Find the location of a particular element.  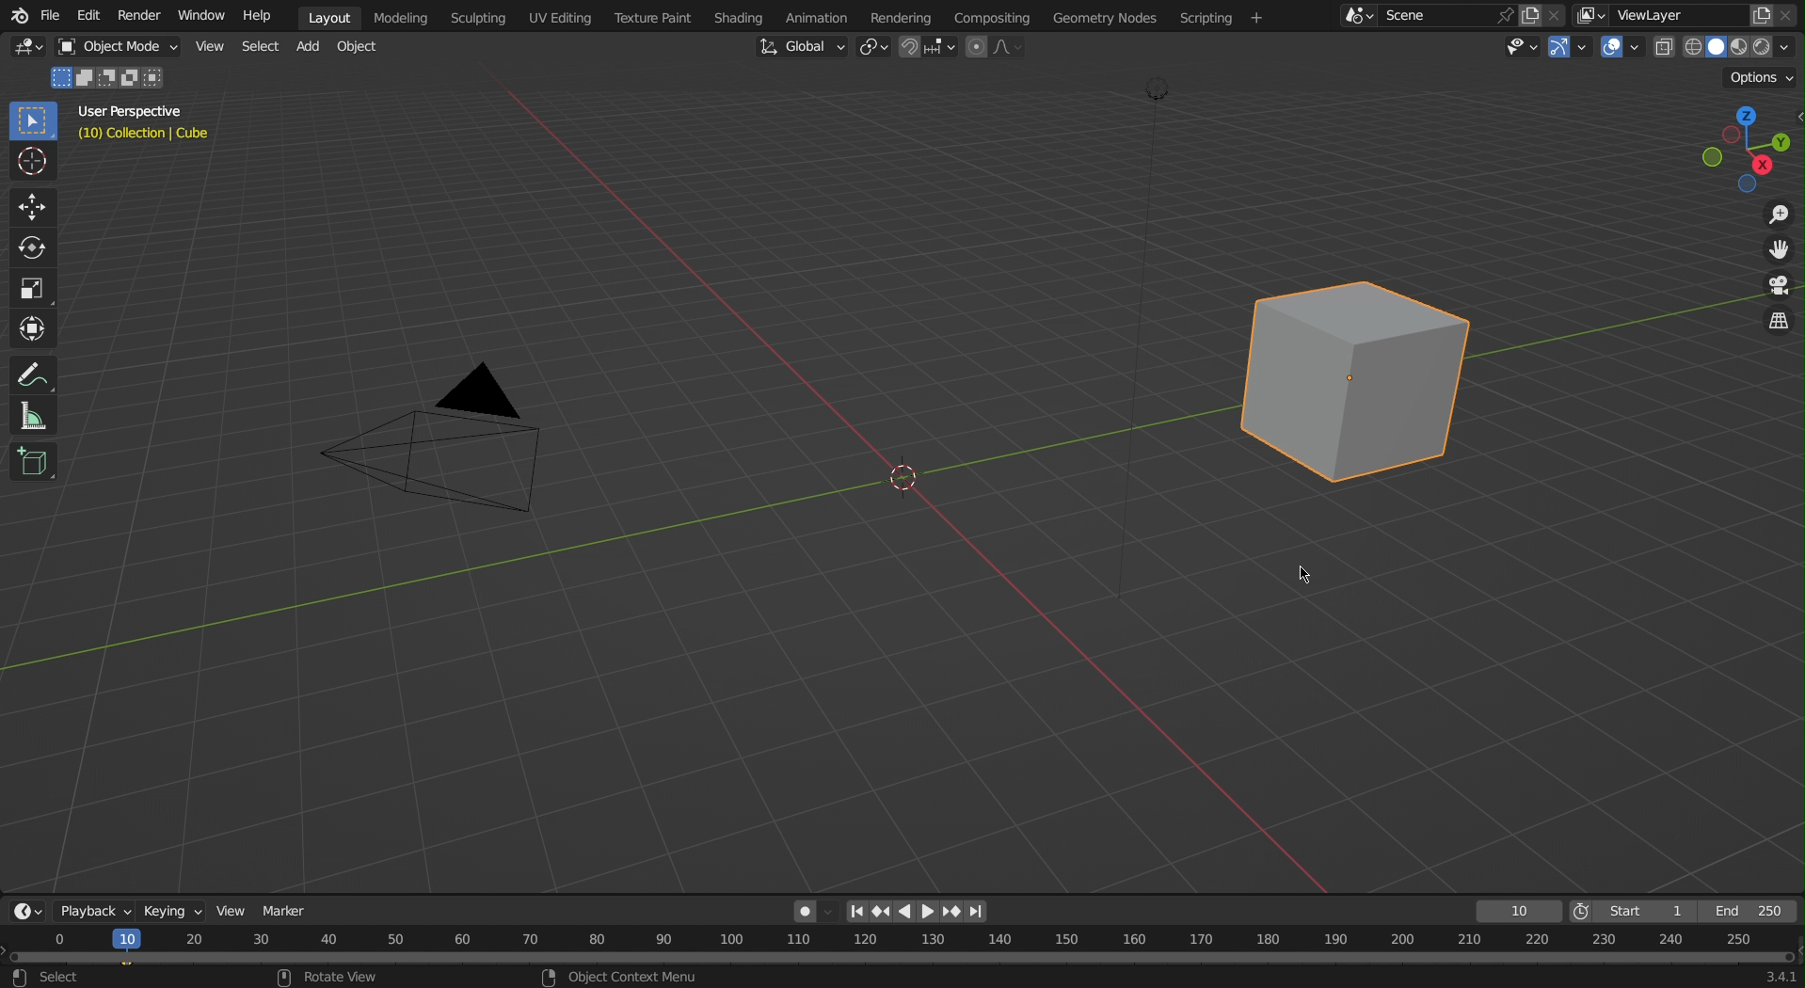

More Scene is located at coordinates (1356, 15).